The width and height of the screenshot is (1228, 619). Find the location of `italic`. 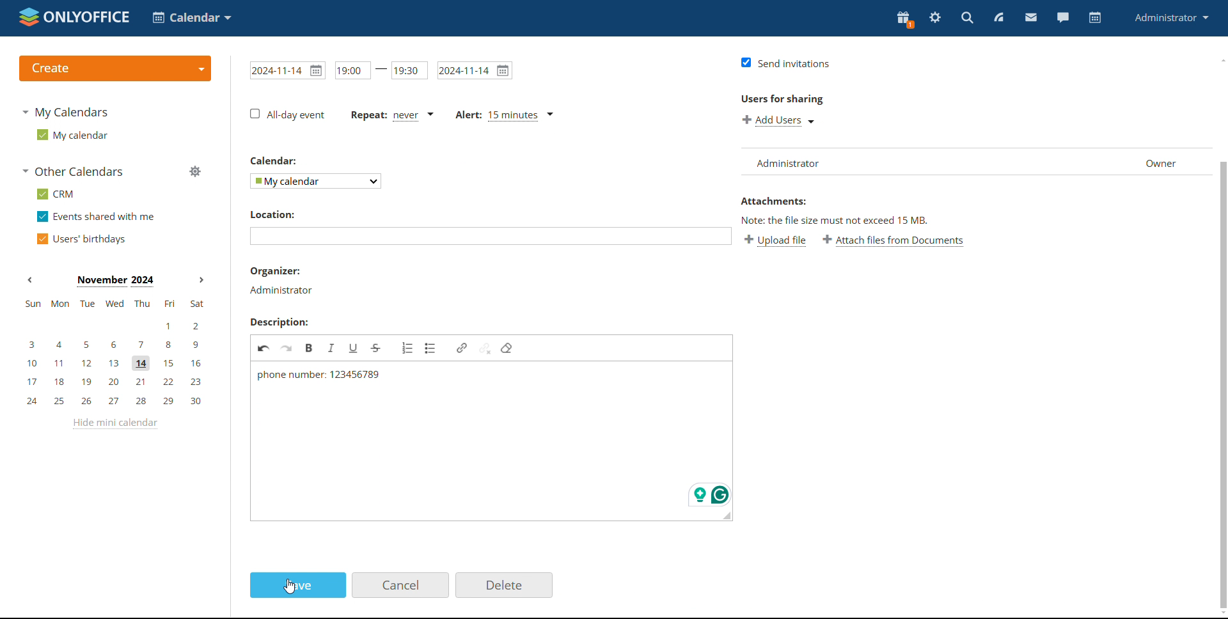

italic is located at coordinates (329, 348).